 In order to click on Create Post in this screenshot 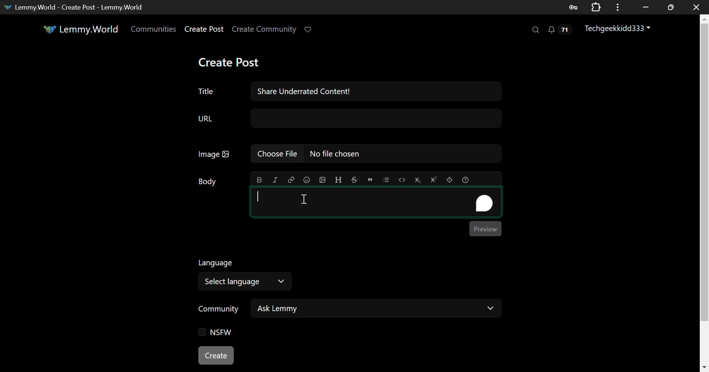, I will do `click(228, 62)`.